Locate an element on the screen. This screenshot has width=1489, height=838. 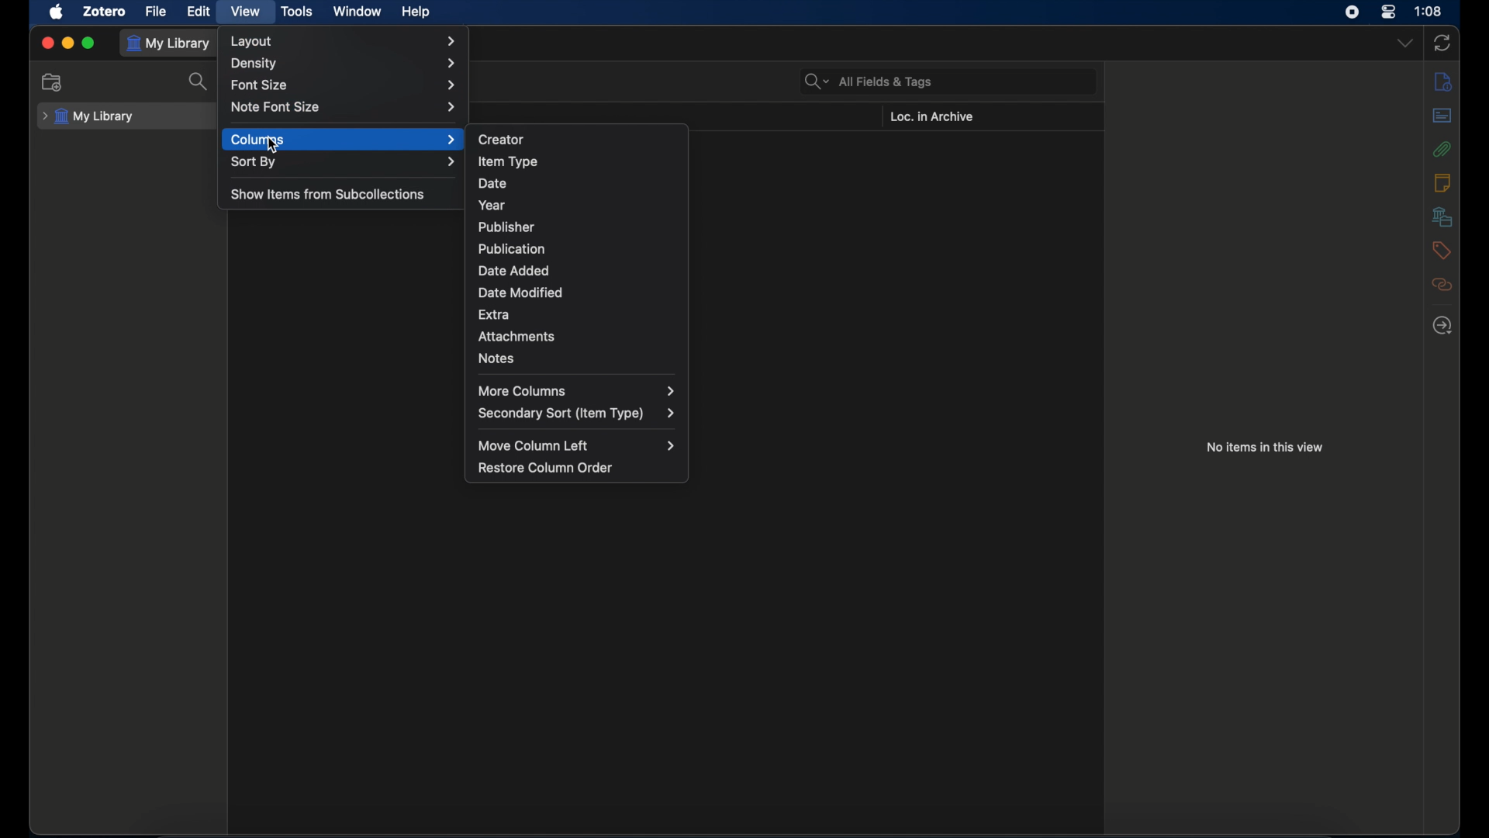
search bar is located at coordinates (869, 81).